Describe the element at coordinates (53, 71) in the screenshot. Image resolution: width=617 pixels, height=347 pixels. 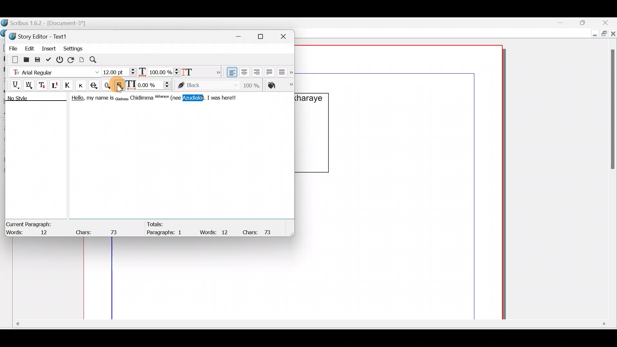
I see `Font type - Arial Regular` at that location.